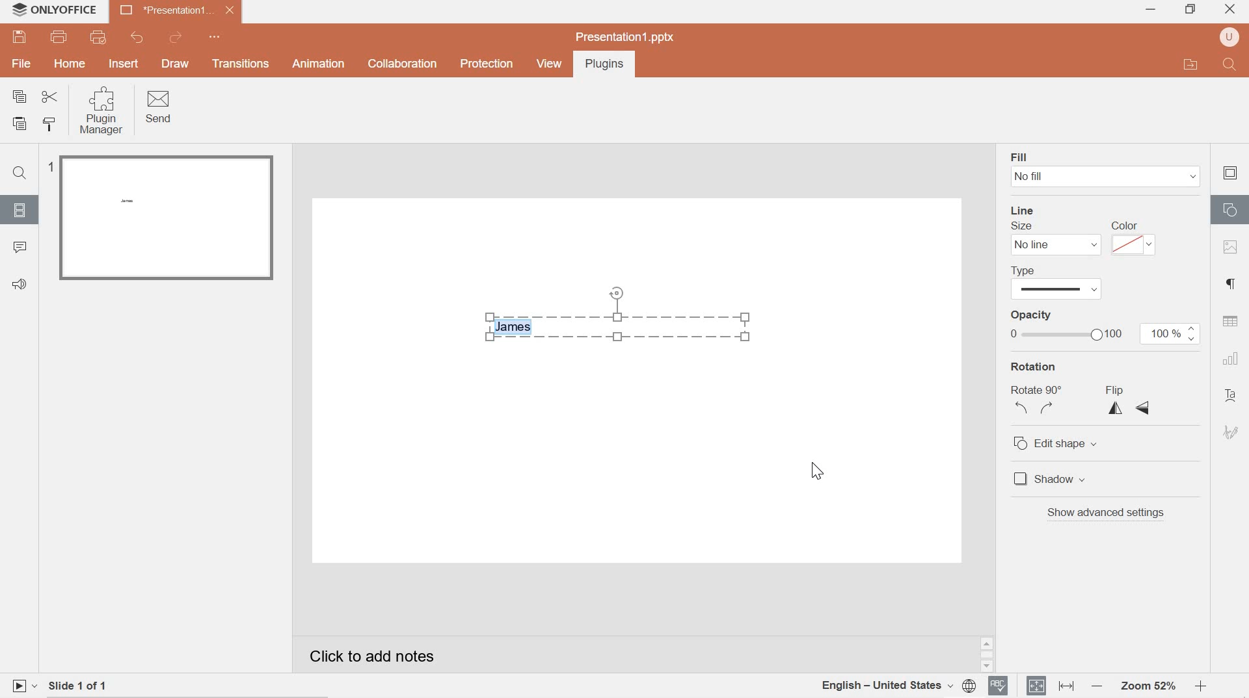 This screenshot has height=698, width=1249. I want to click on Send, so click(160, 108).